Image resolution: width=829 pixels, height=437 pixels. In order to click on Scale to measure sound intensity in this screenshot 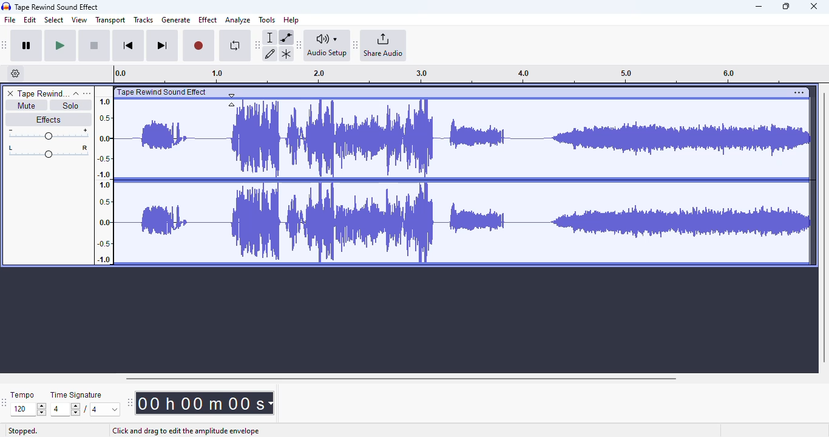, I will do `click(104, 180)`.